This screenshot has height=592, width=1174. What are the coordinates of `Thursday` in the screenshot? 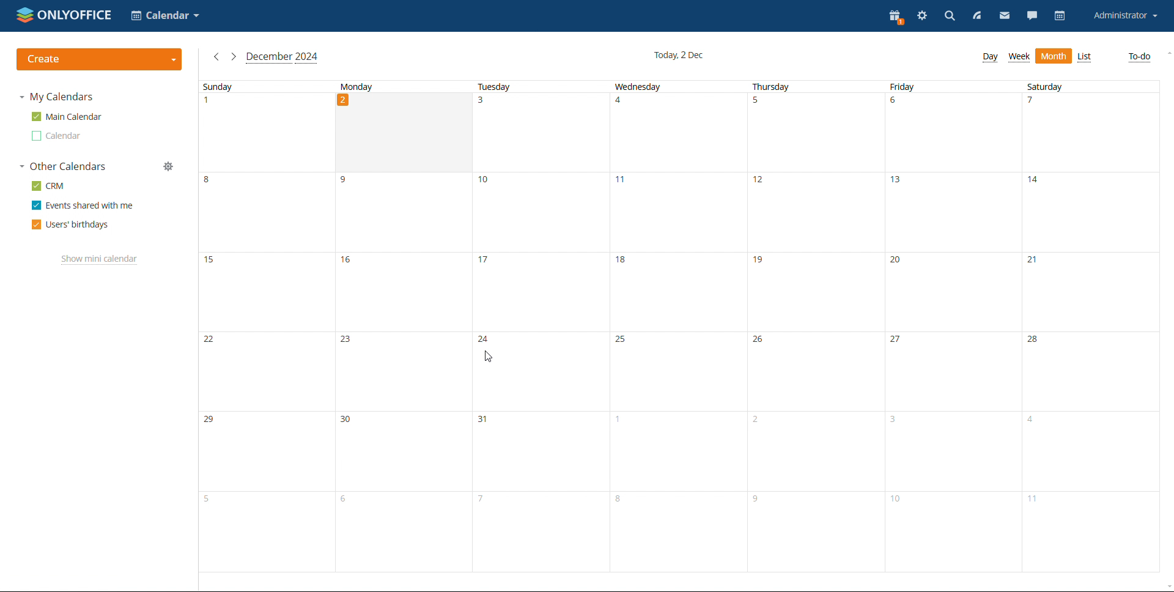 It's located at (772, 87).